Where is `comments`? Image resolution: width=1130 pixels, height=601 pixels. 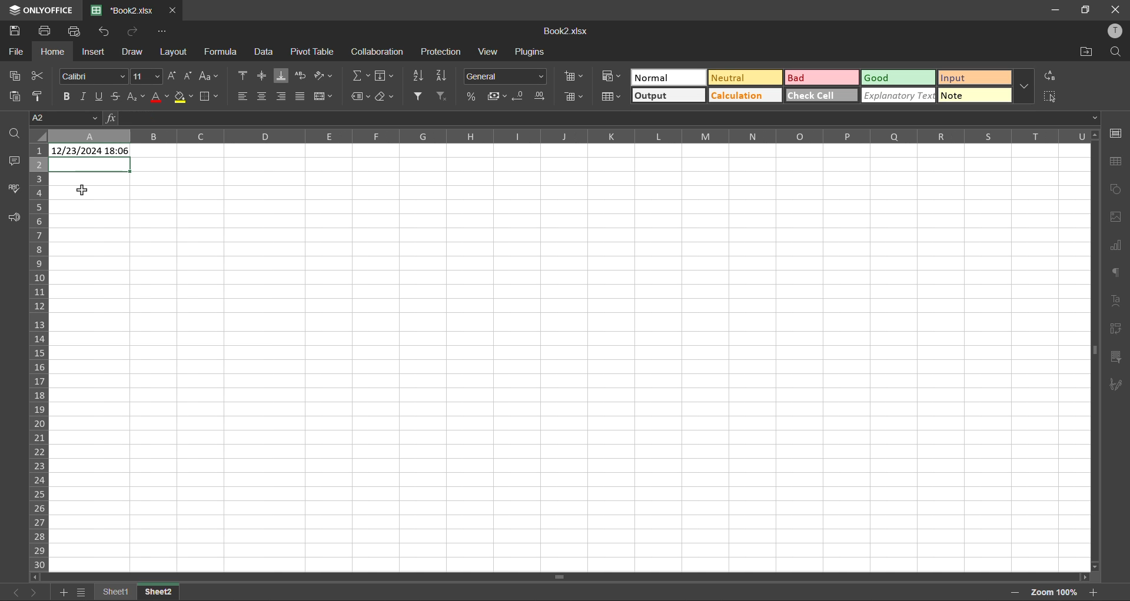 comments is located at coordinates (15, 161).